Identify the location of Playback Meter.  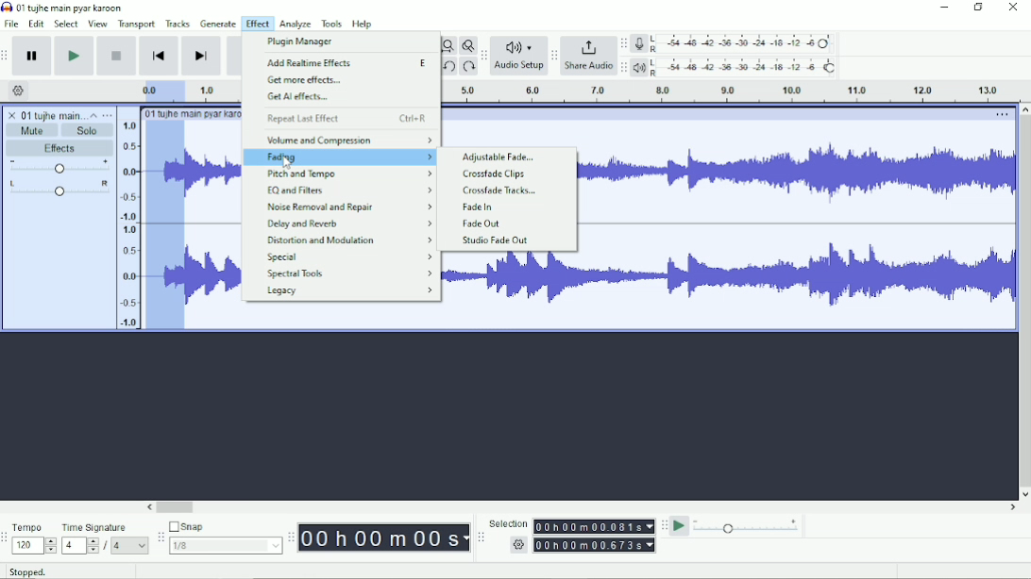
(735, 67).